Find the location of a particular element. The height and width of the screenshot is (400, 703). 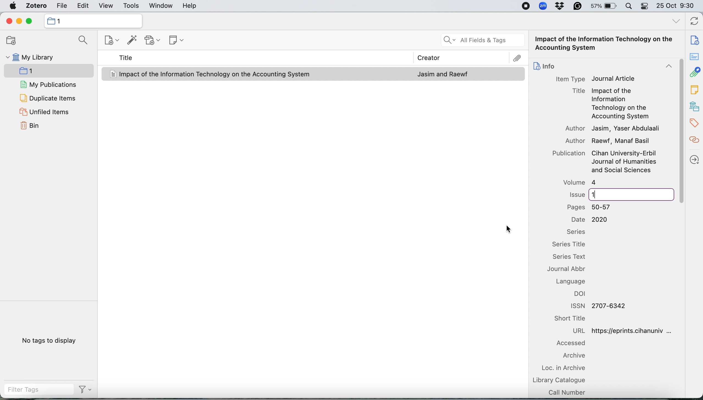

edit is located at coordinates (82, 5).